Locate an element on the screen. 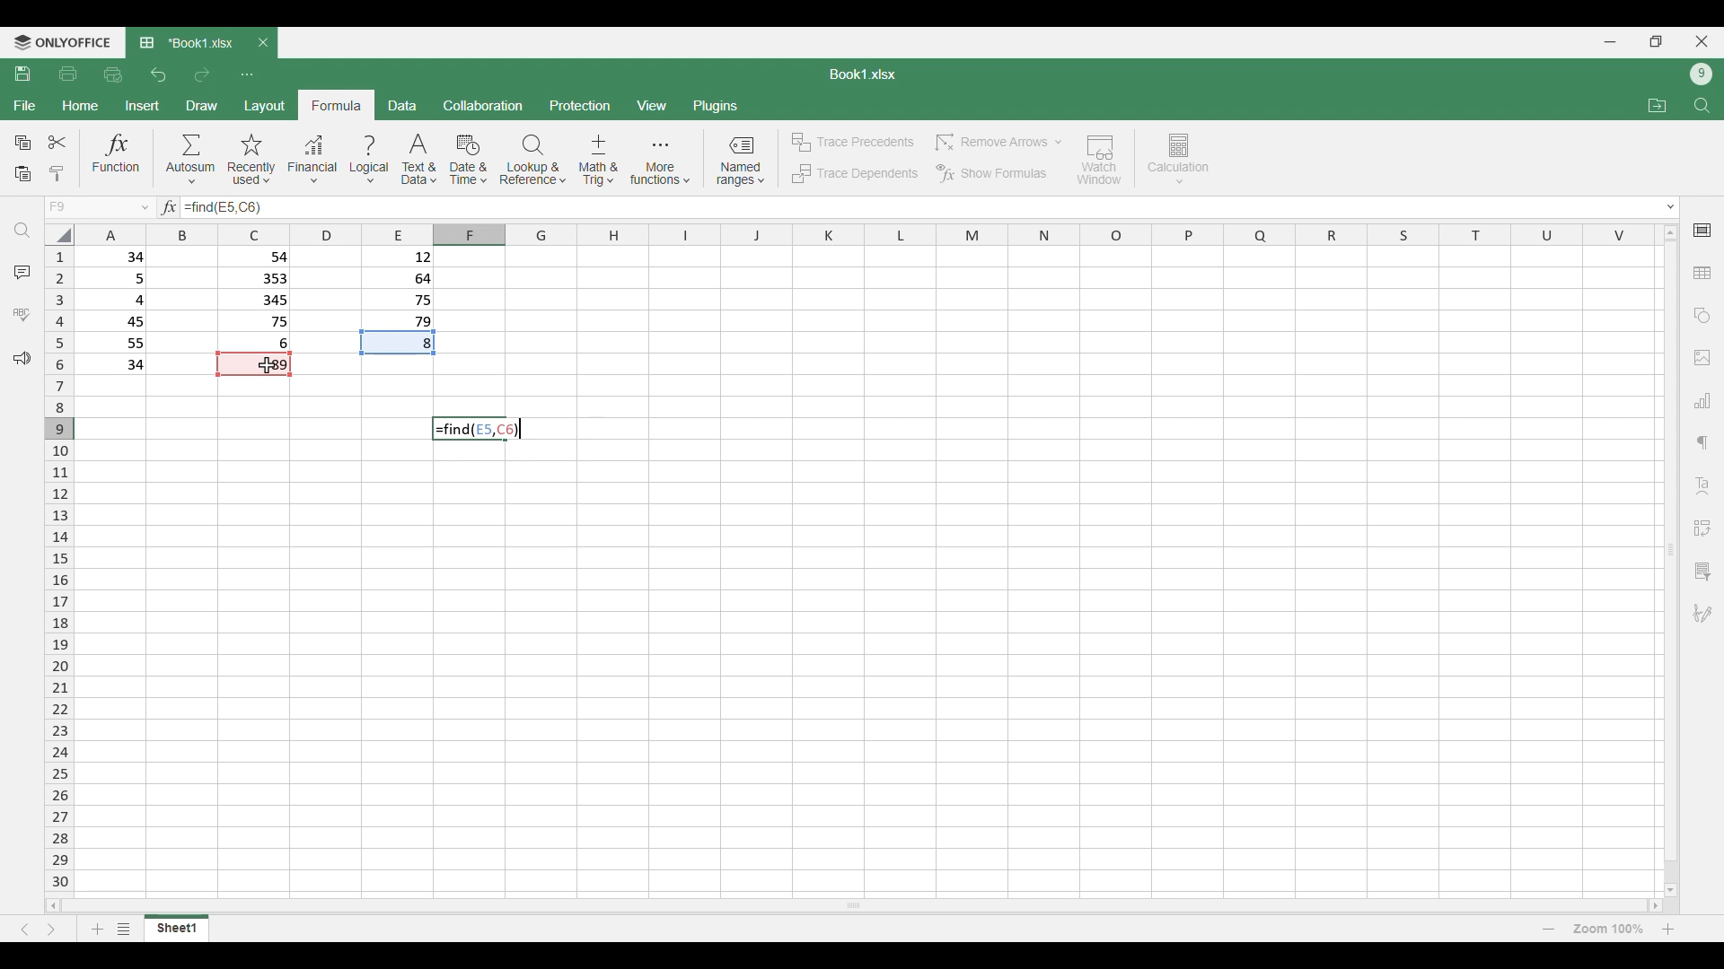  Logical is located at coordinates (370, 160).